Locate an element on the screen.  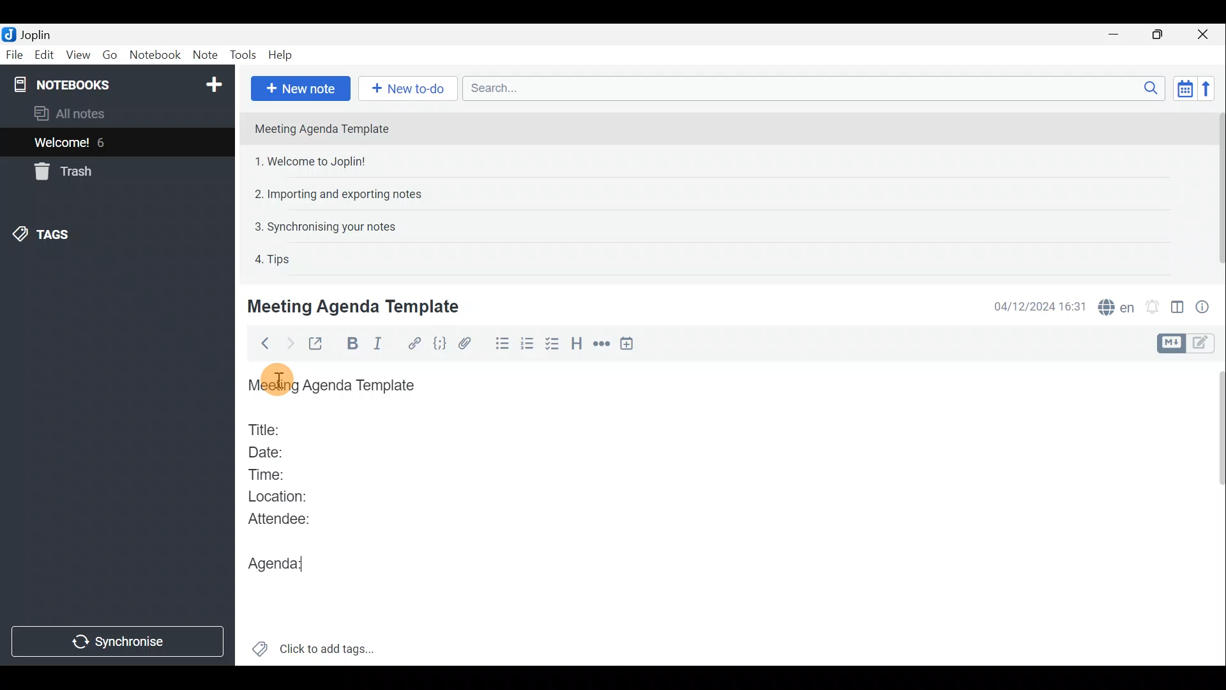
Maximise is located at coordinates (1158, 36).